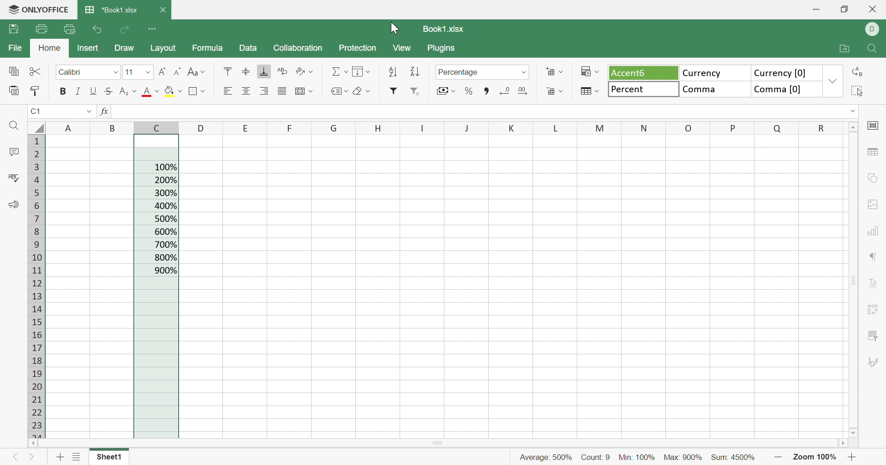 The width and height of the screenshot is (886, 465). I want to click on Conditional formatting, so click(589, 72).